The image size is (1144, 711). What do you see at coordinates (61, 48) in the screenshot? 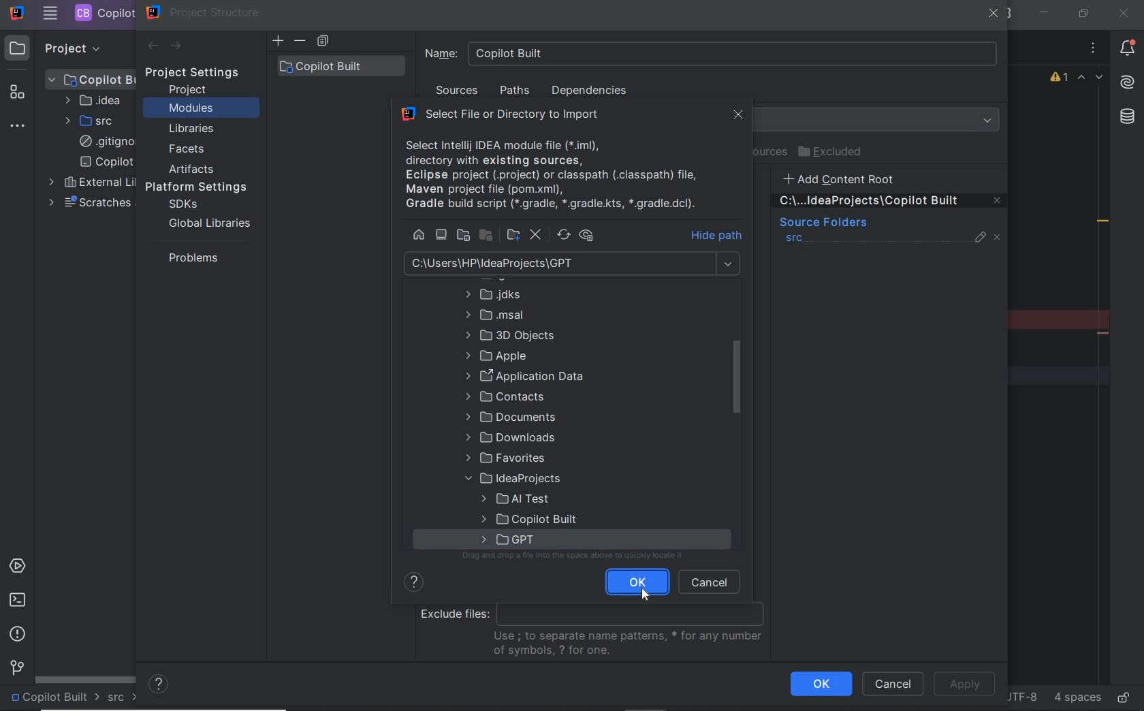
I see `PROJECT` at bounding box center [61, 48].